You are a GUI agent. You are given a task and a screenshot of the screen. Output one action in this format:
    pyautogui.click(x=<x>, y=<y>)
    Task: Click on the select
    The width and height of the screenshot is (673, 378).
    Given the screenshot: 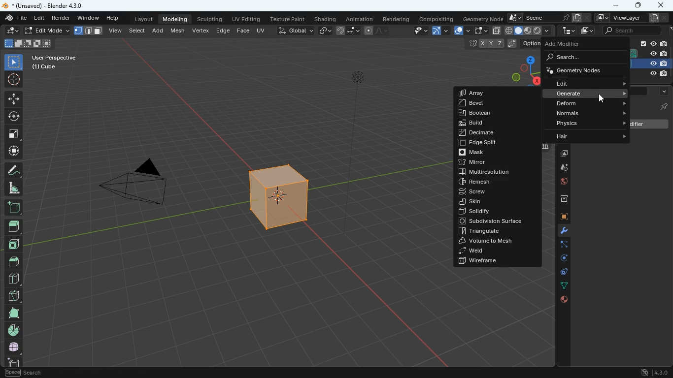 What is the action you would take?
    pyautogui.click(x=14, y=63)
    